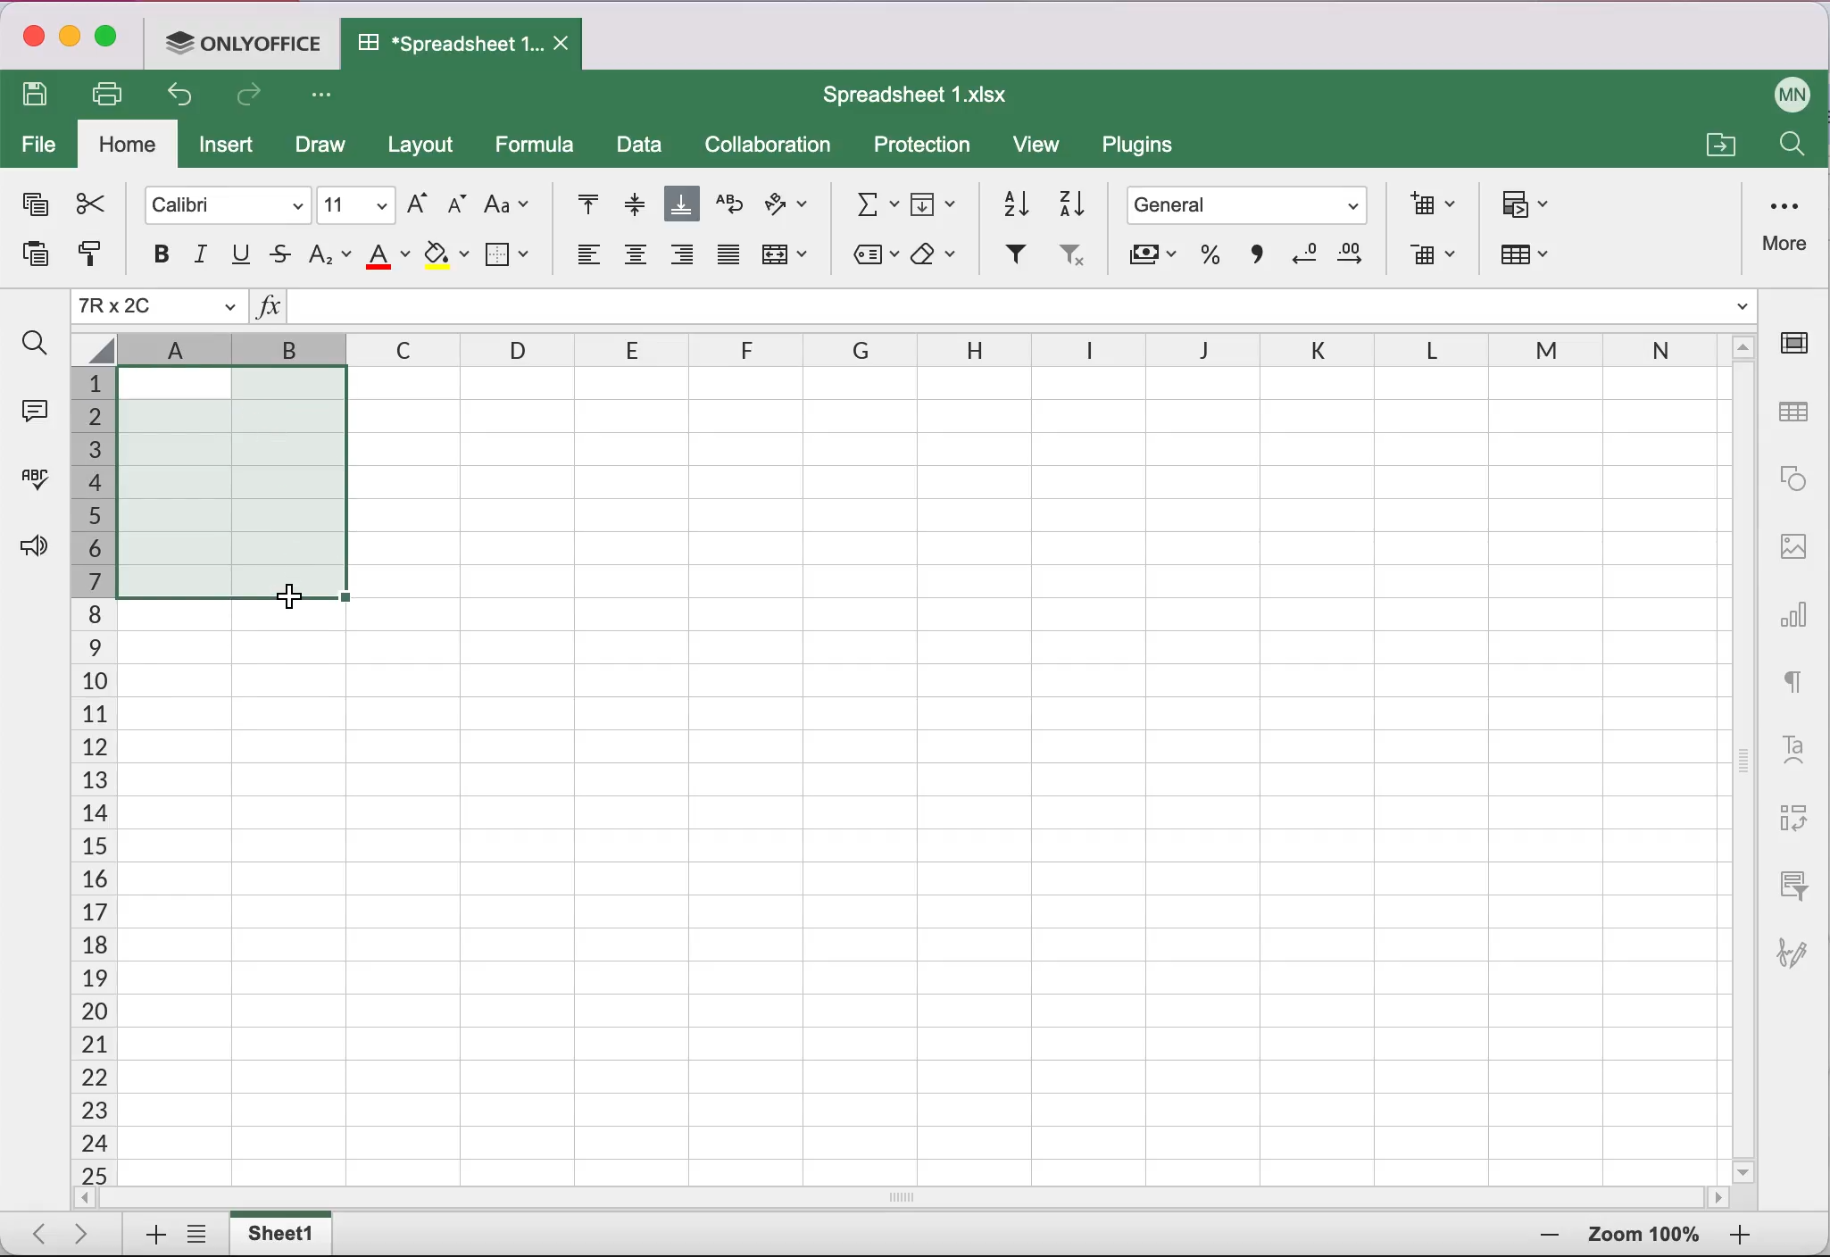 This screenshot has height=1257, width=1830. What do you see at coordinates (871, 257) in the screenshot?
I see `named ranges` at bounding box center [871, 257].